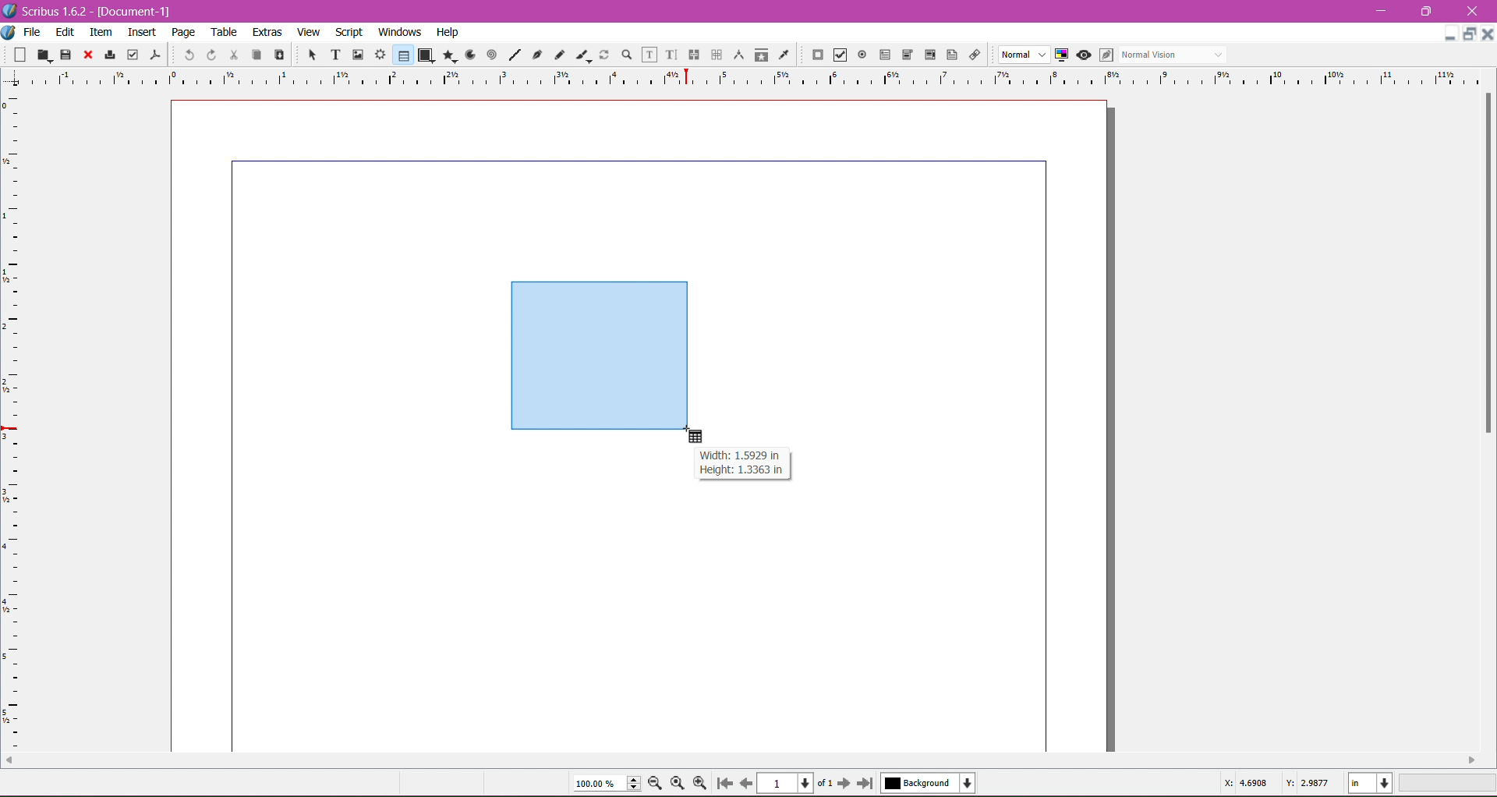  Describe the element at coordinates (737, 55) in the screenshot. I see `Measurements` at that location.